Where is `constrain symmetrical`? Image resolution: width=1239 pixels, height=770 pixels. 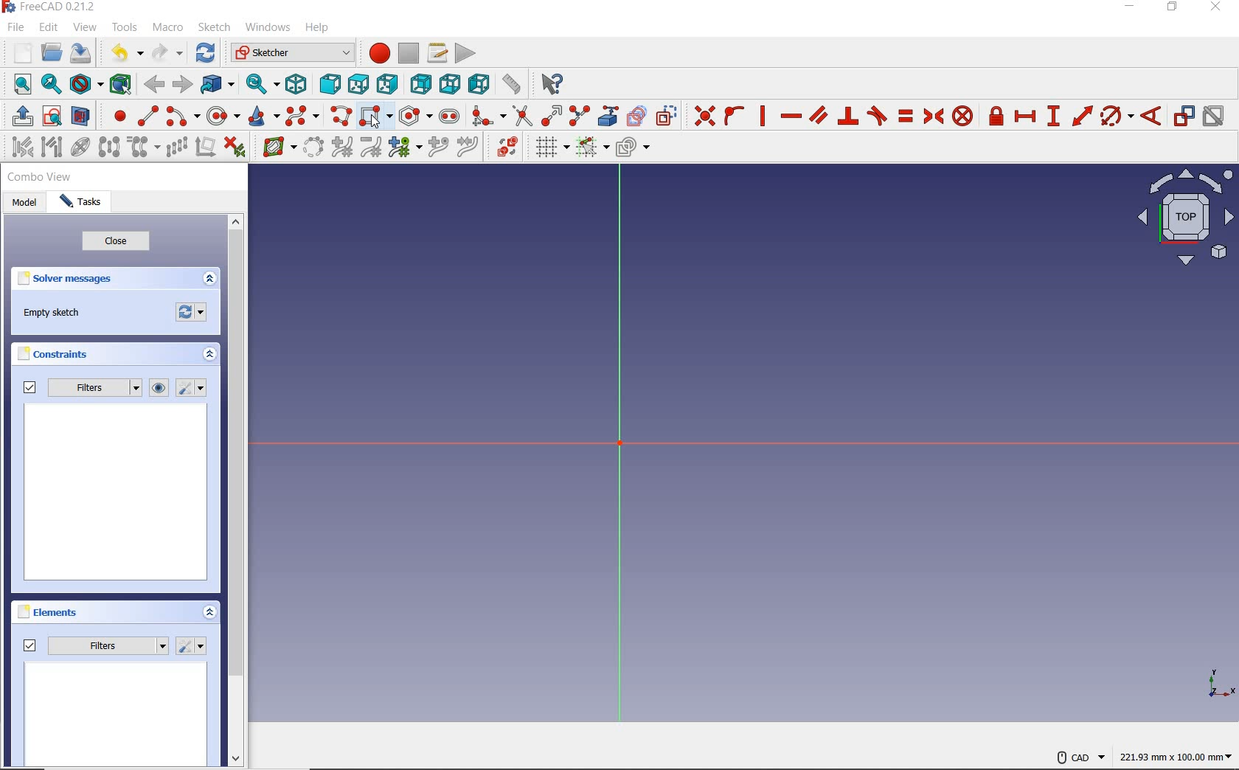
constrain symmetrical is located at coordinates (934, 117).